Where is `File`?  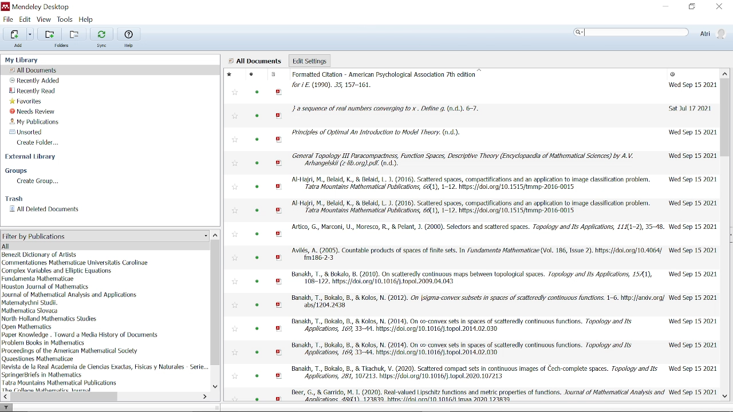
File is located at coordinates (9, 19).